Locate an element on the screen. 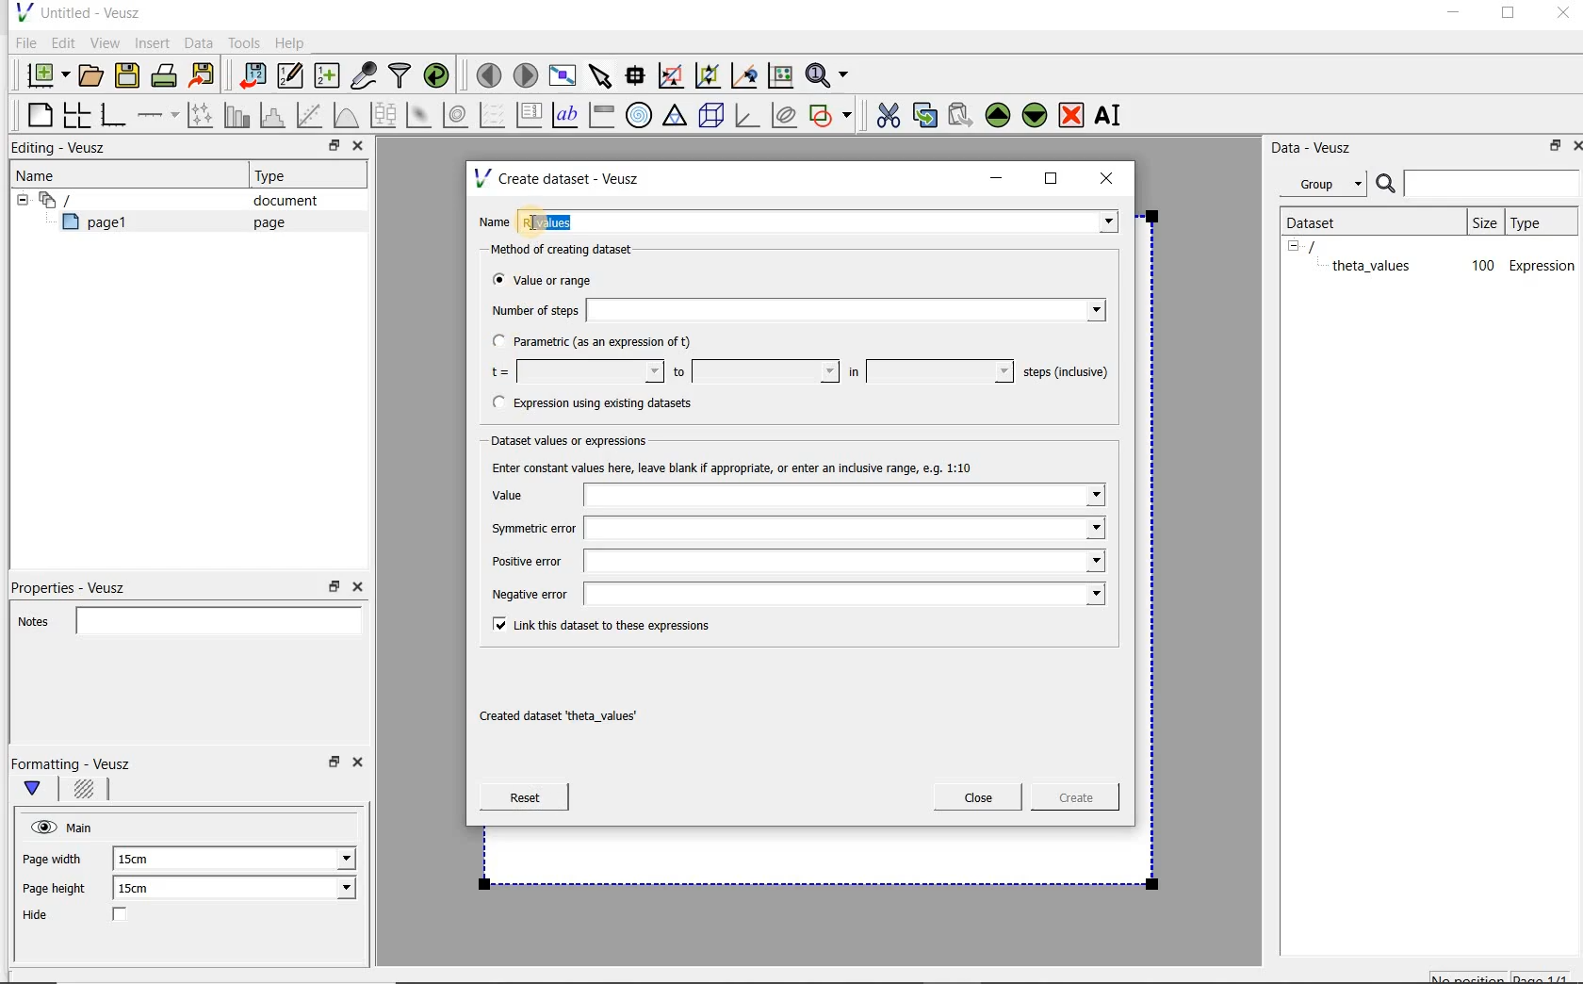 The image size is (1583, 984). Positive error is located at coordinates (791, 566).